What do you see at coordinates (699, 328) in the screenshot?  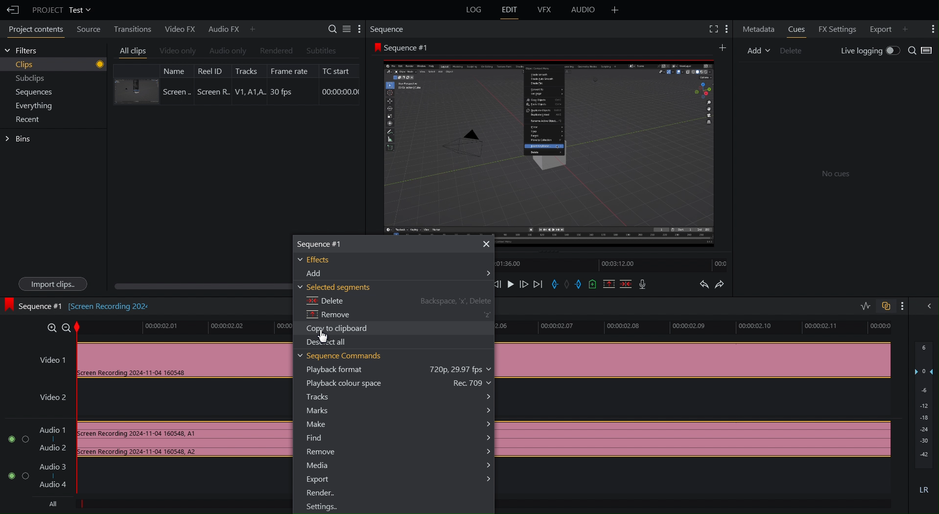 I see `Timeline` at bounding box center [699, 328].